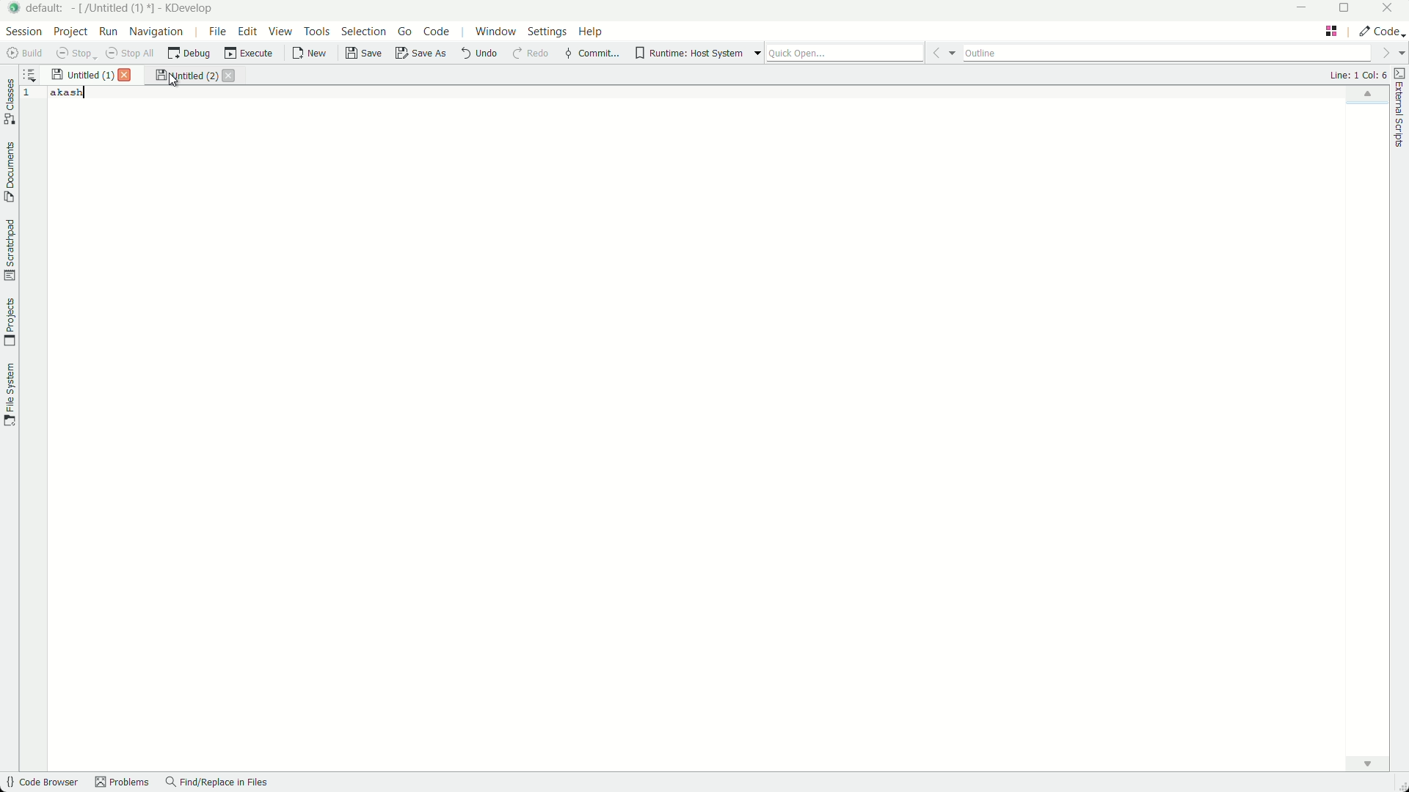 The width and height of the screenshot is (1409, 792). I want to click on line numbers, so click(32, 95).